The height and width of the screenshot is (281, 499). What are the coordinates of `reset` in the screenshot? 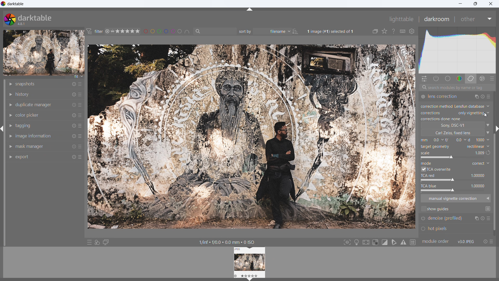 It's located at (73, 106).